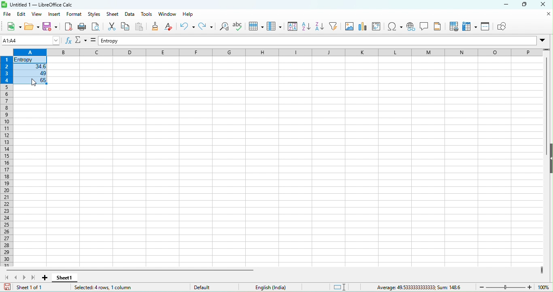  What do you see at coordinates (132, 287) in the screenshot?
I see `selected 4 rows ,1 column` at bounding box center [132, 287].